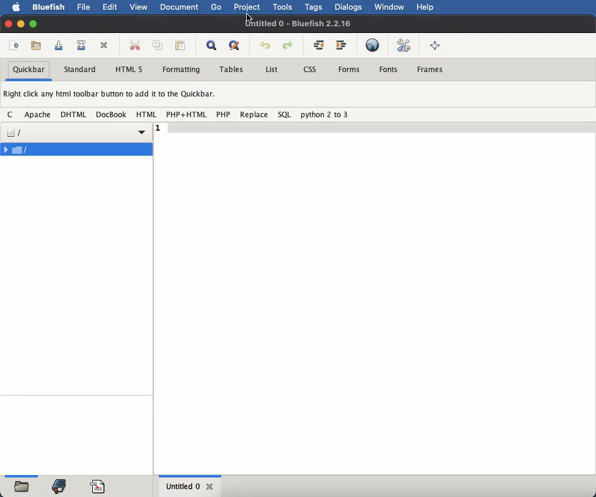  I want to click on go, so click(217, 7).